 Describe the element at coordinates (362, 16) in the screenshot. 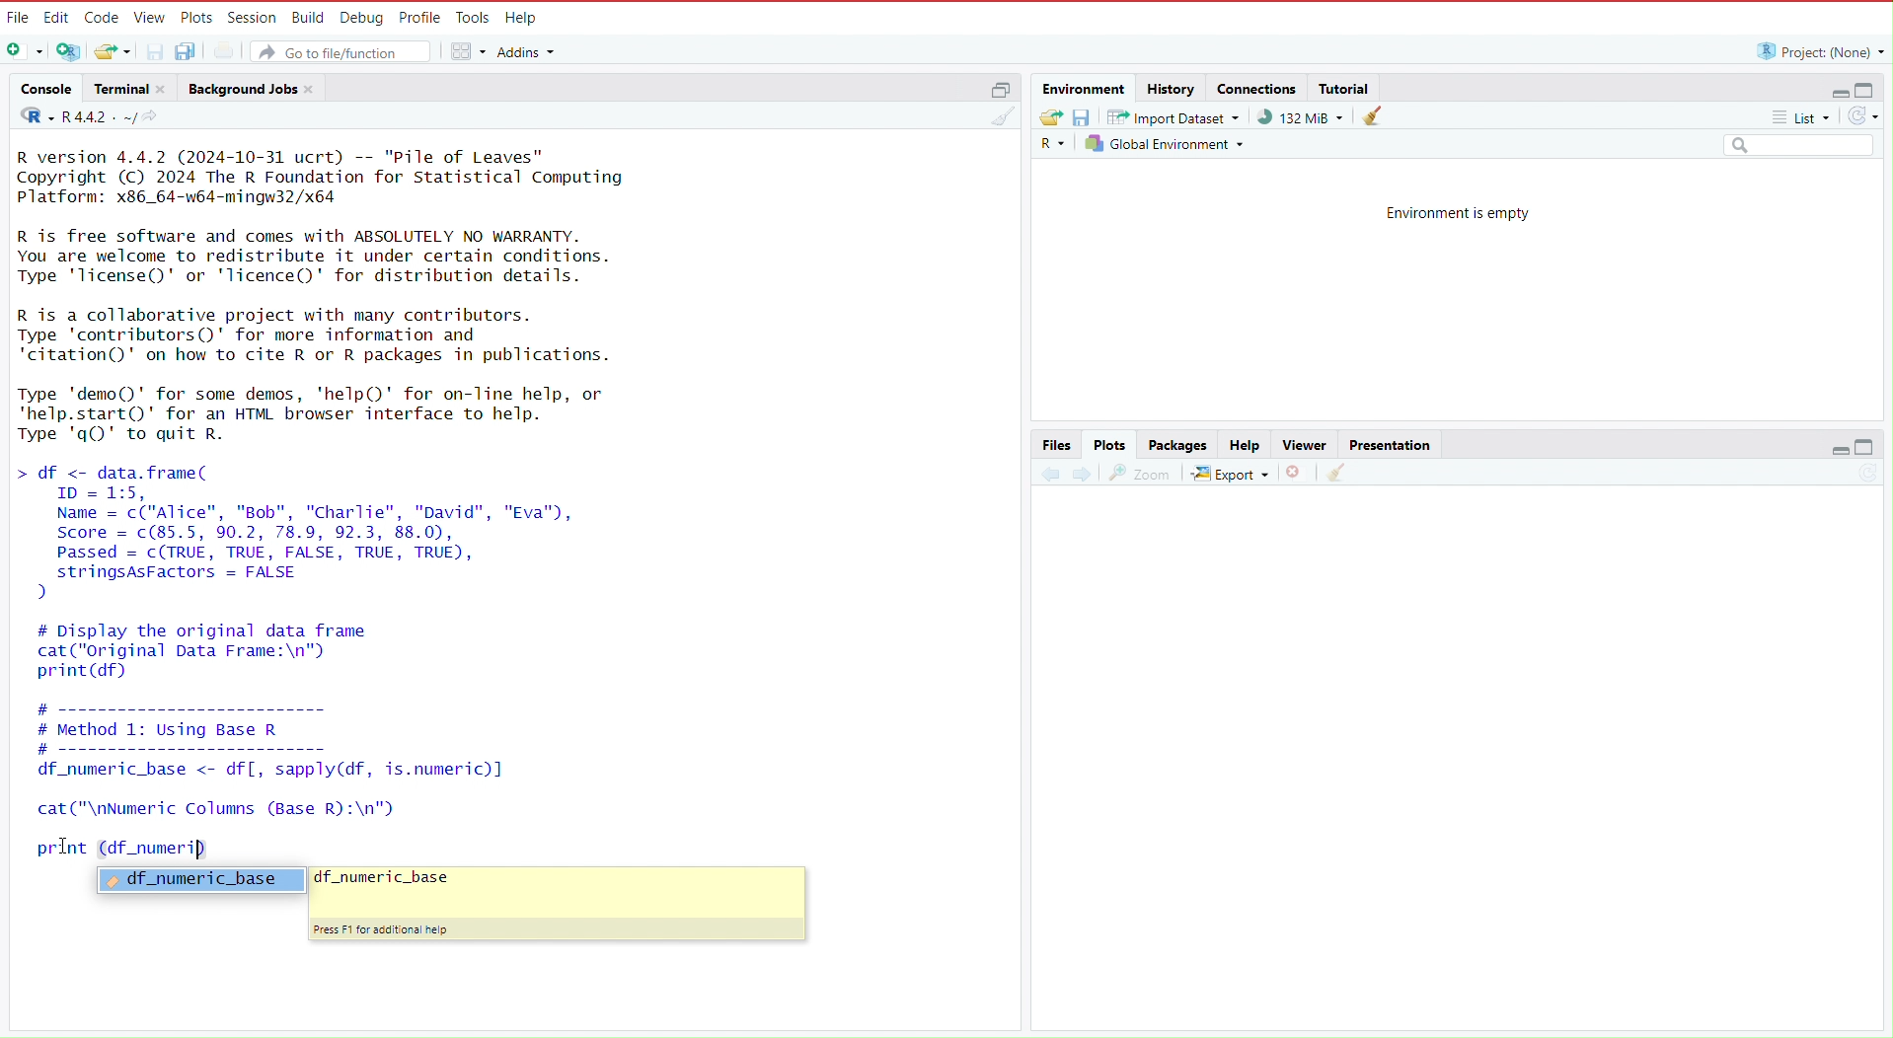

I see `Debug` at that location.